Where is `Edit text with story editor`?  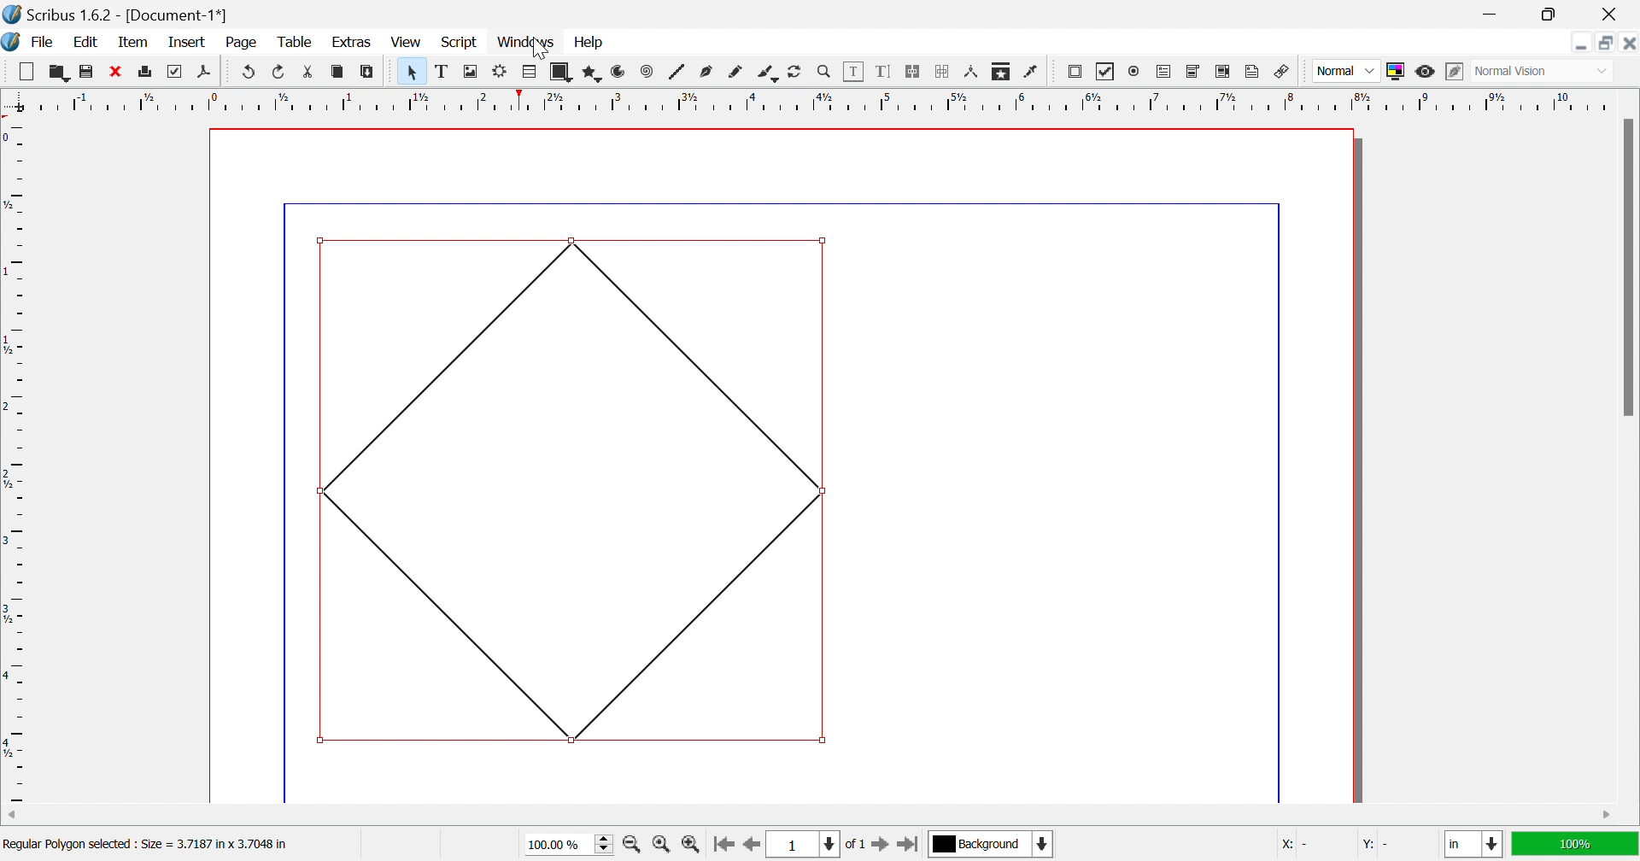 Edit text with story editor is located at coordinates (882, 71).